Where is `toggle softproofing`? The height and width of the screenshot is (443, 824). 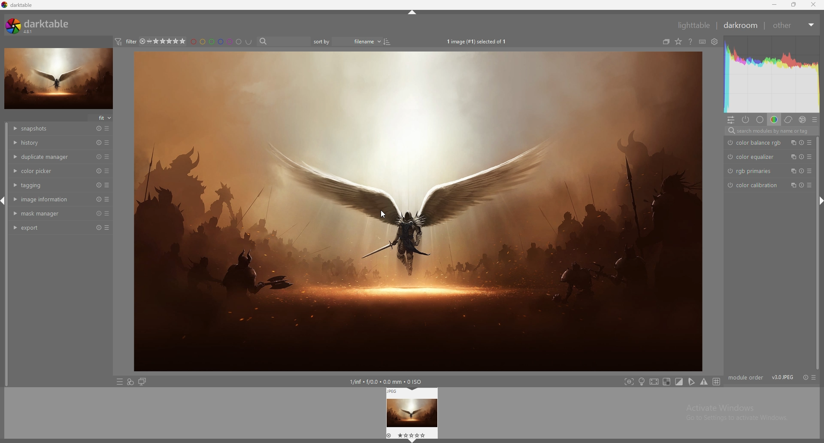
toggle softproofing is located at coordinates (692, 382).